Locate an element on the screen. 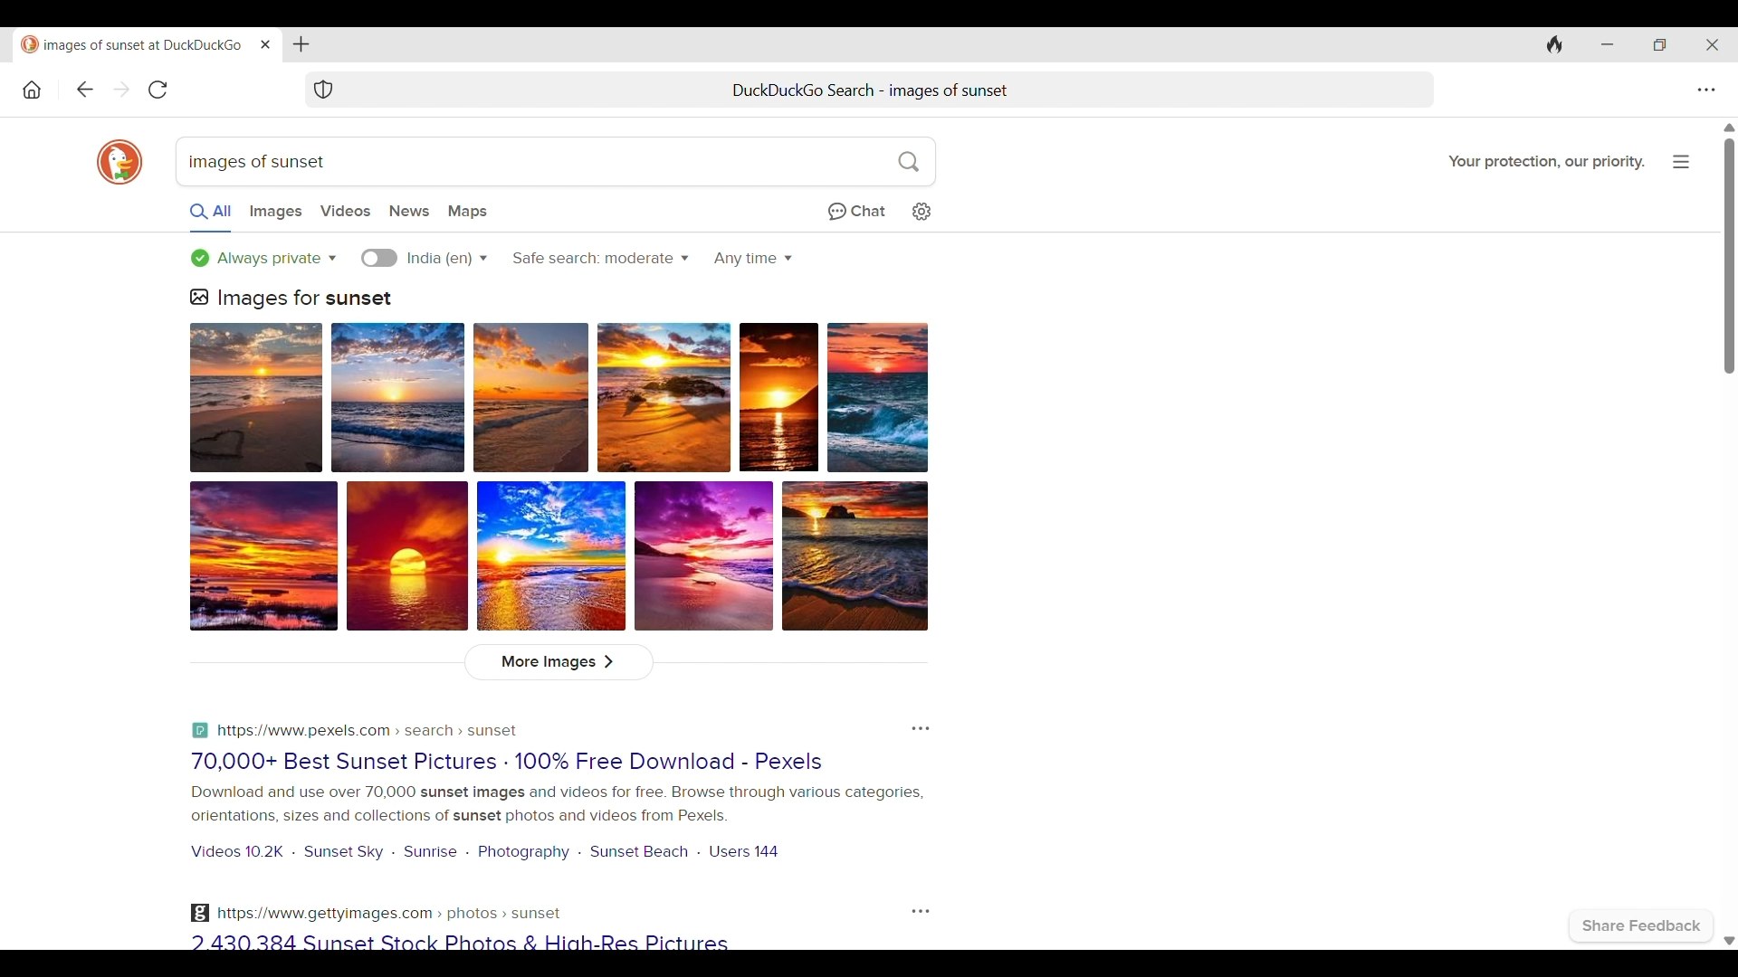  options is located at coordinates (917, 910).